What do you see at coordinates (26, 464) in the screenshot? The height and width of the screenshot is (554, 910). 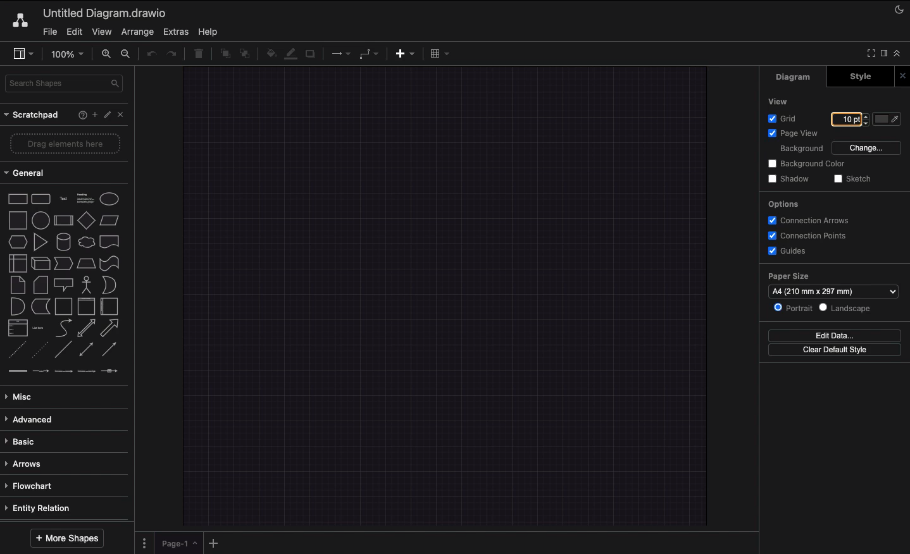 I see `Arrows` at bounding box center [26, 464].